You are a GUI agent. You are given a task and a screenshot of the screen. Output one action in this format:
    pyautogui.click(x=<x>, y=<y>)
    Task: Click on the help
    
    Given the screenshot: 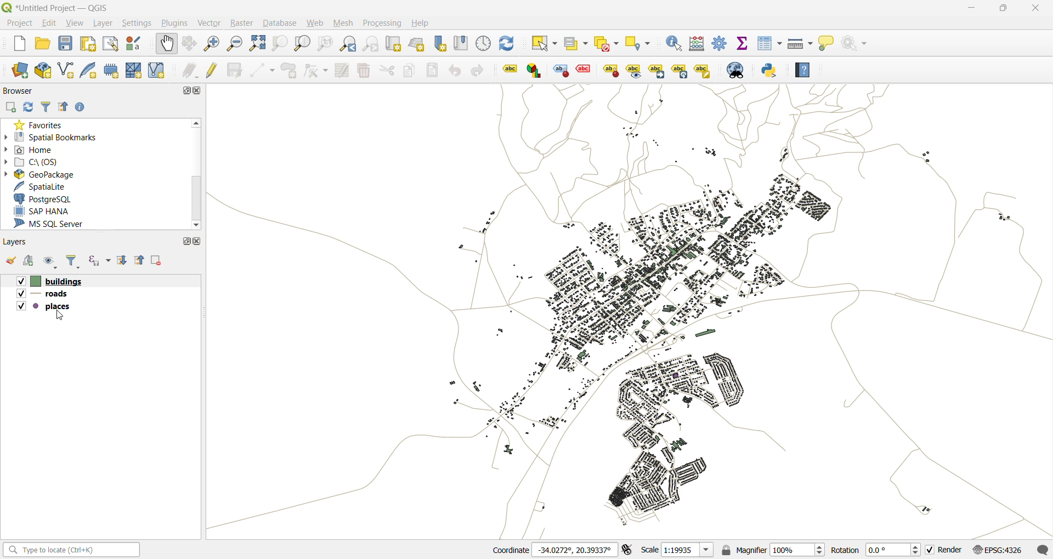 What is the action you would take?
    pyautogui.click(x=425, y=24)
    